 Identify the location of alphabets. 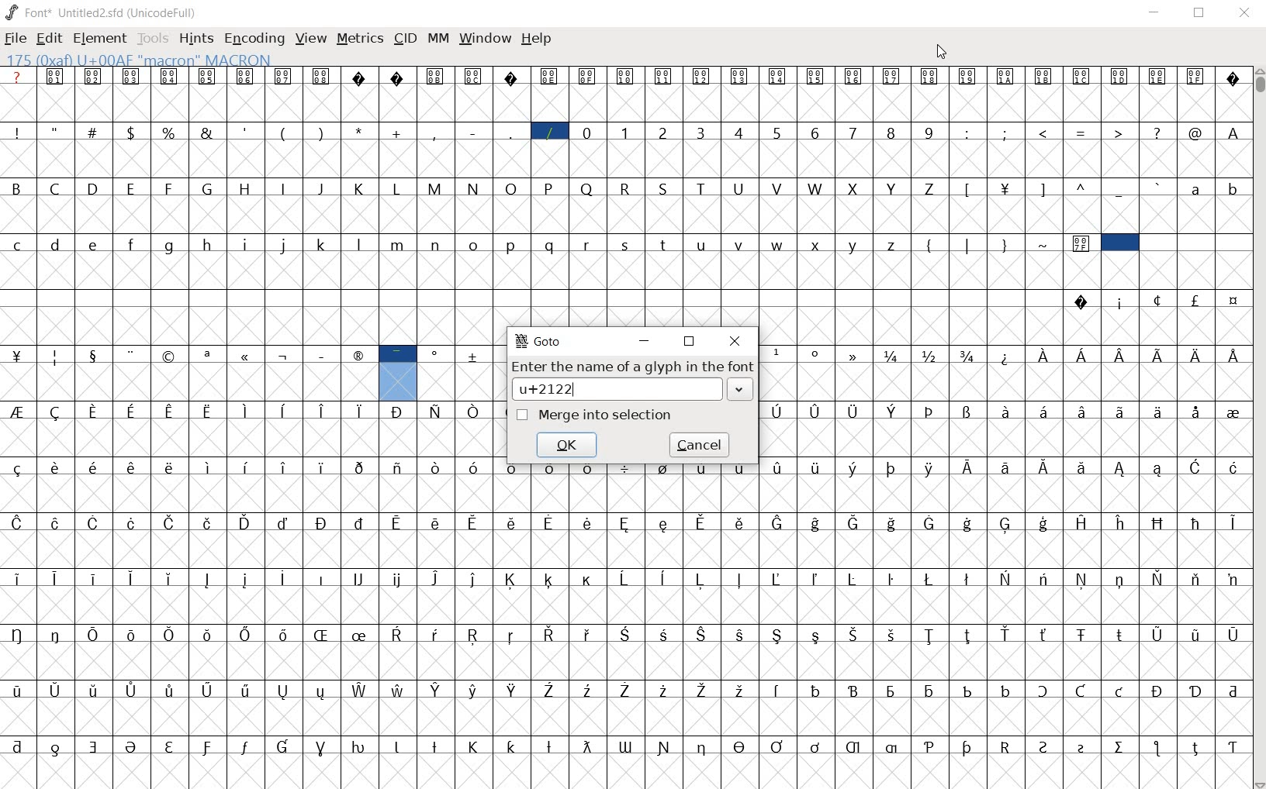
(473, 205).